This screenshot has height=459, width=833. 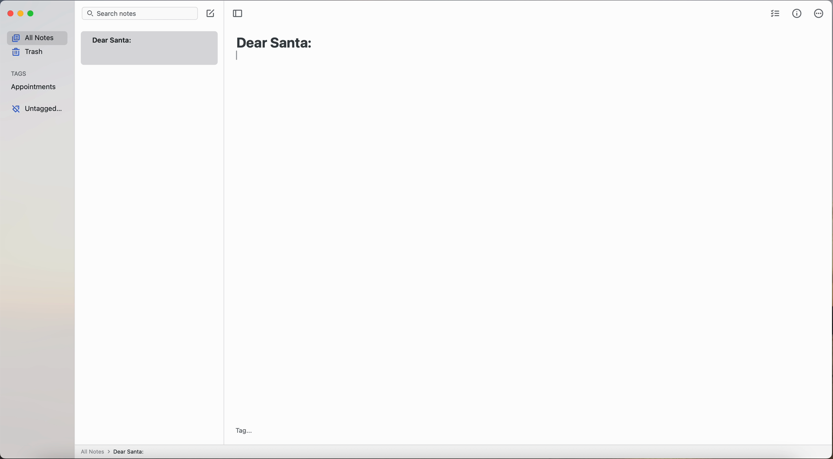 I want to click on tag, so click(x=251, y=434).